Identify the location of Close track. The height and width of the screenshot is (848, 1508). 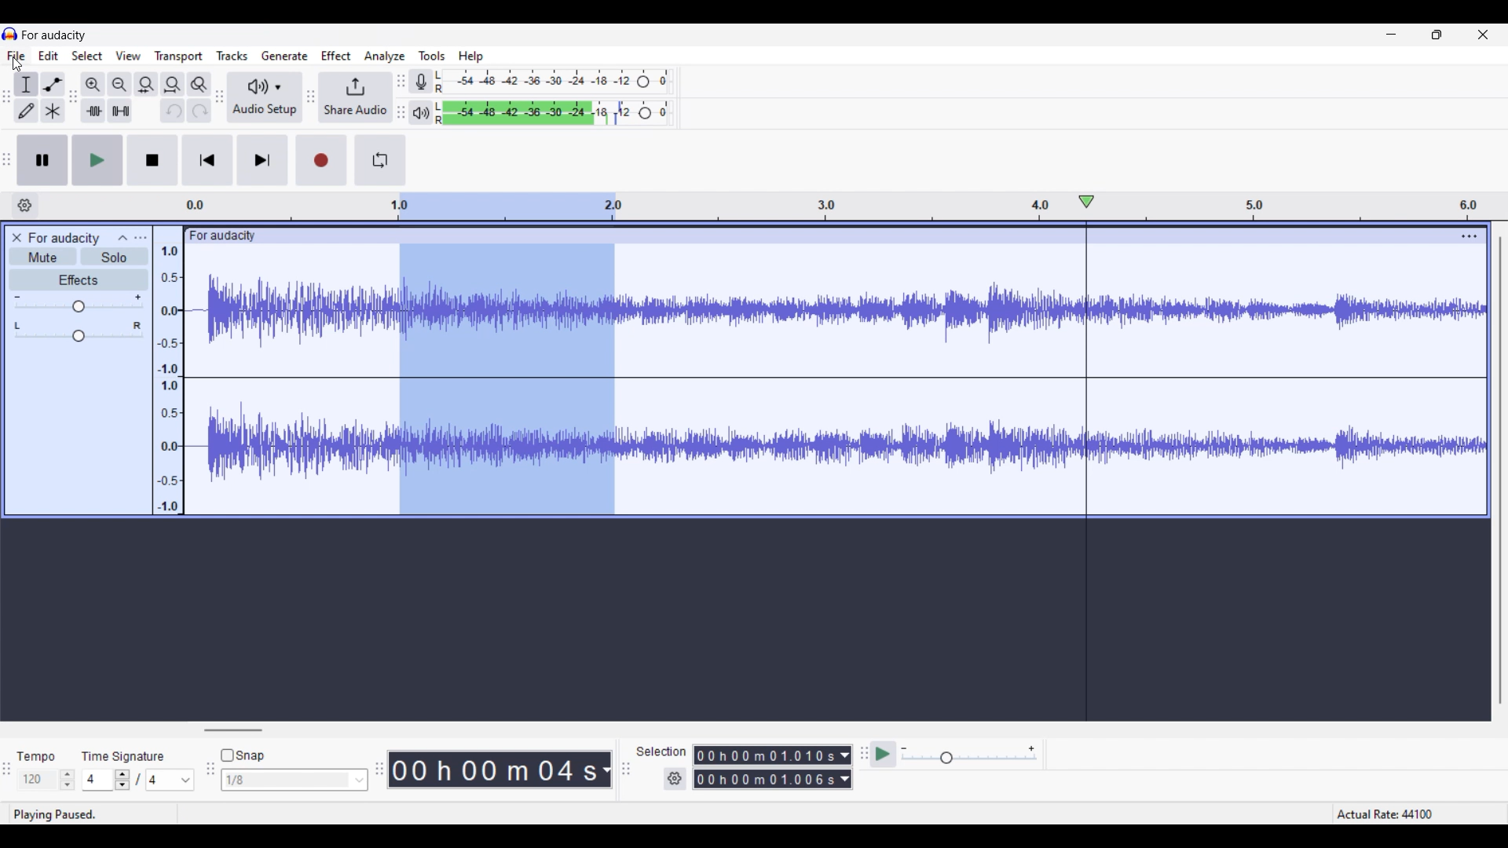
(16, 238).